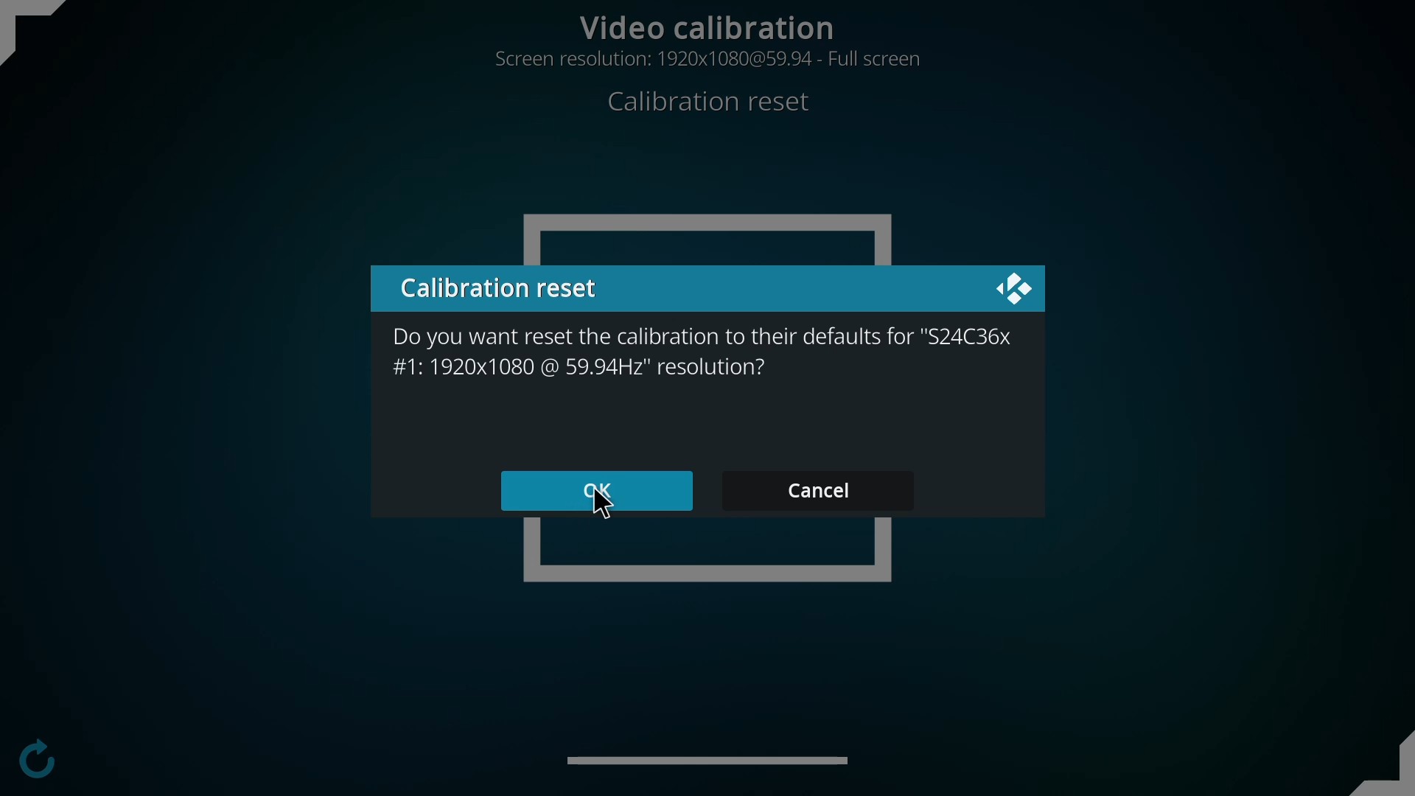 The height and width of the screenshot is (796, 1415). Describe the element at coordinates (1377, 761) in the screenshot. I see `adjust` at that location.